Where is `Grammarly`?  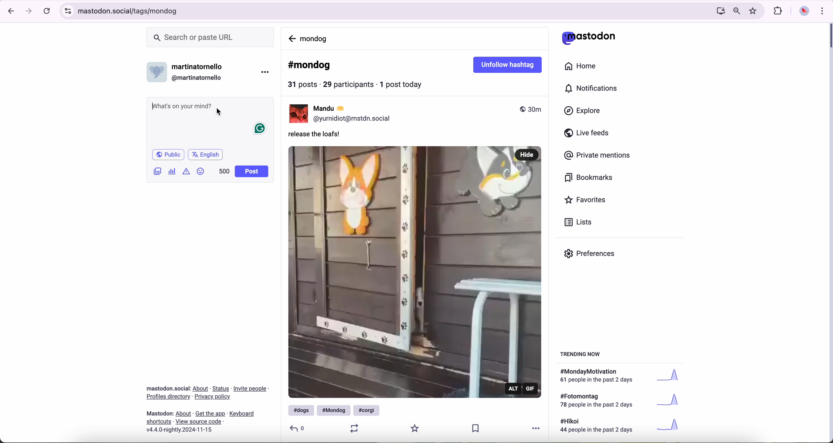
Grammarly is located at coordinates (259, 129).